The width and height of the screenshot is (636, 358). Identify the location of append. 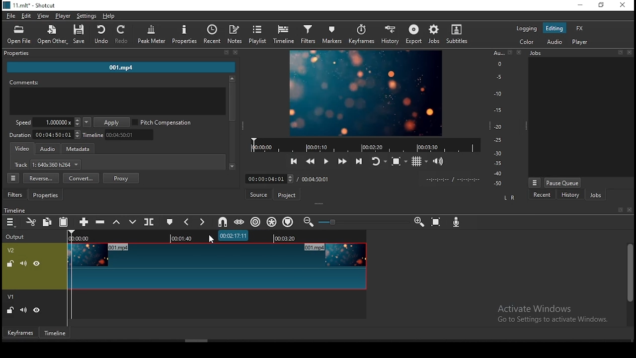
(85, 223).